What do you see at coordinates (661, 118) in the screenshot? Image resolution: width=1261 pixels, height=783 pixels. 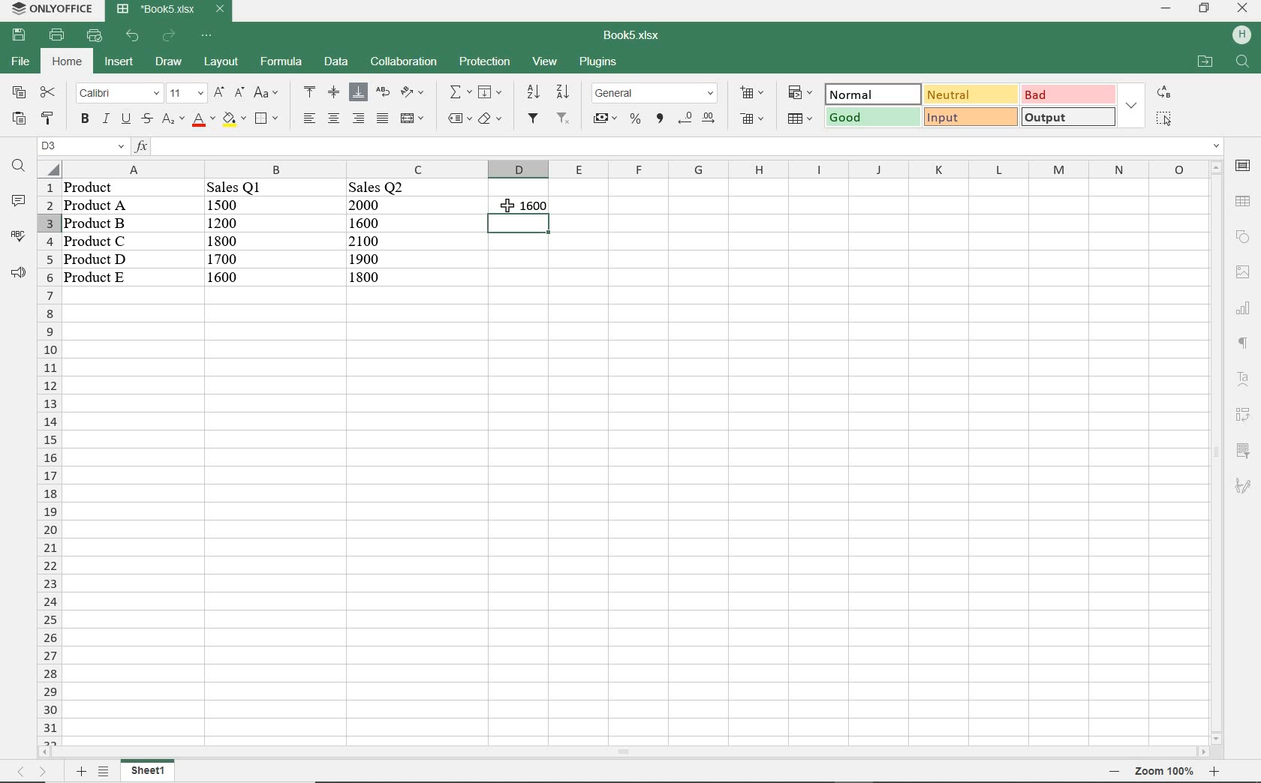 I see `comma style` at bounding box center [661, 118].